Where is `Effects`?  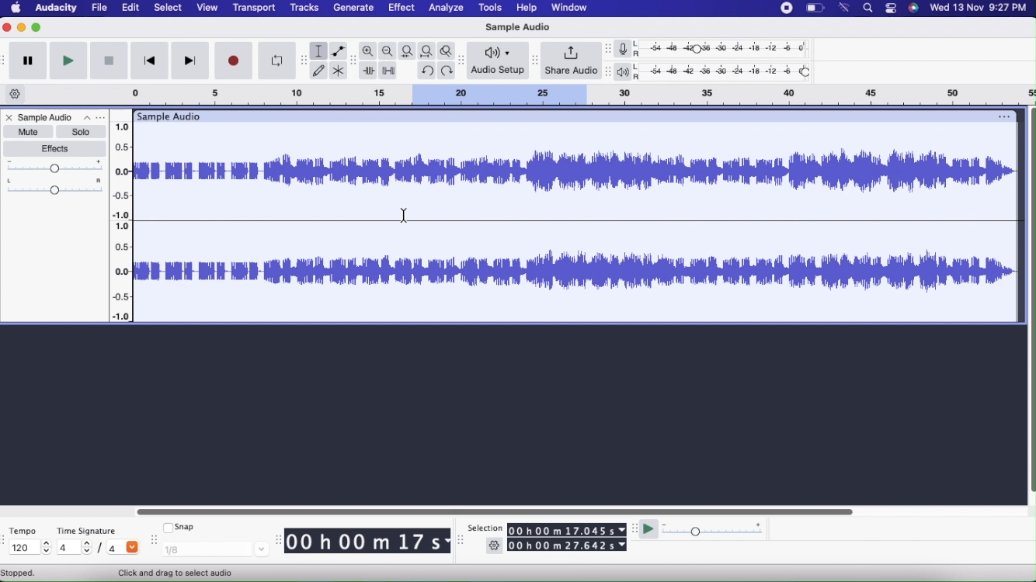
Effects is located at coordinates (57, 149).